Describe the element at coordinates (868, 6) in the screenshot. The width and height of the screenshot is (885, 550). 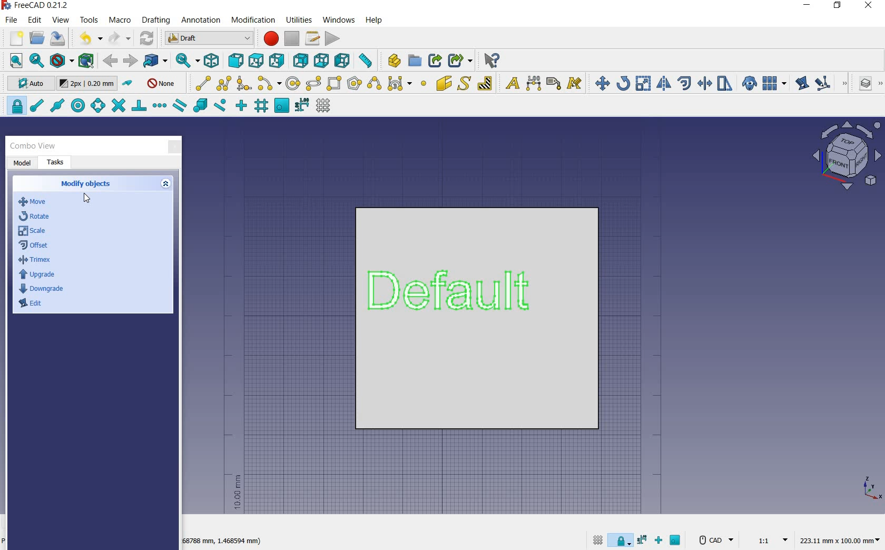
I see `close` at that location.